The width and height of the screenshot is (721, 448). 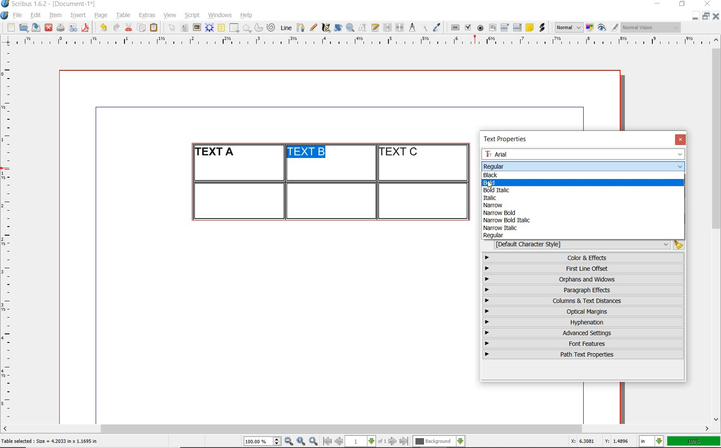 What do you see at coordinates (103, 27) in the screenshot?
I see `undo` at bounding box center [103, 27].